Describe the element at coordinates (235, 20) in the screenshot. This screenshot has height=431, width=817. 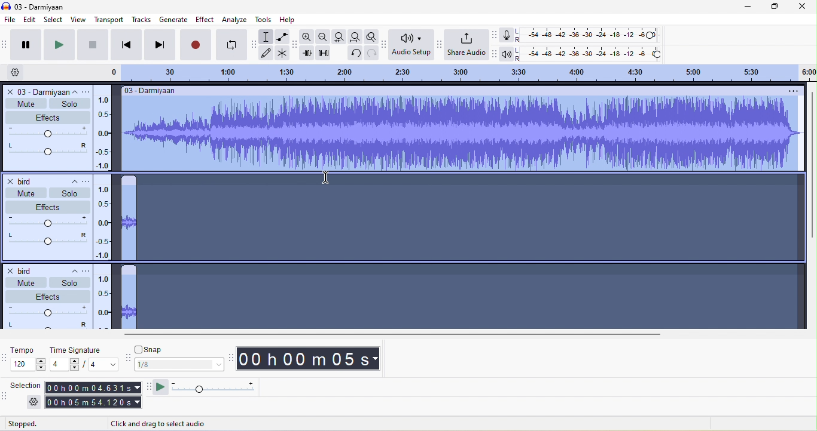
I see `analyze` at that location.